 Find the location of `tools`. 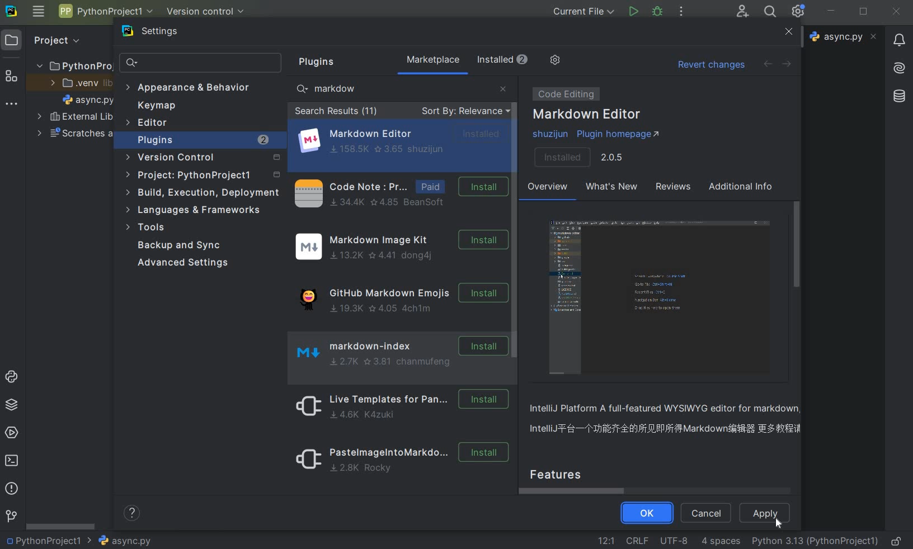

tools is located at coordinates (148, 229).